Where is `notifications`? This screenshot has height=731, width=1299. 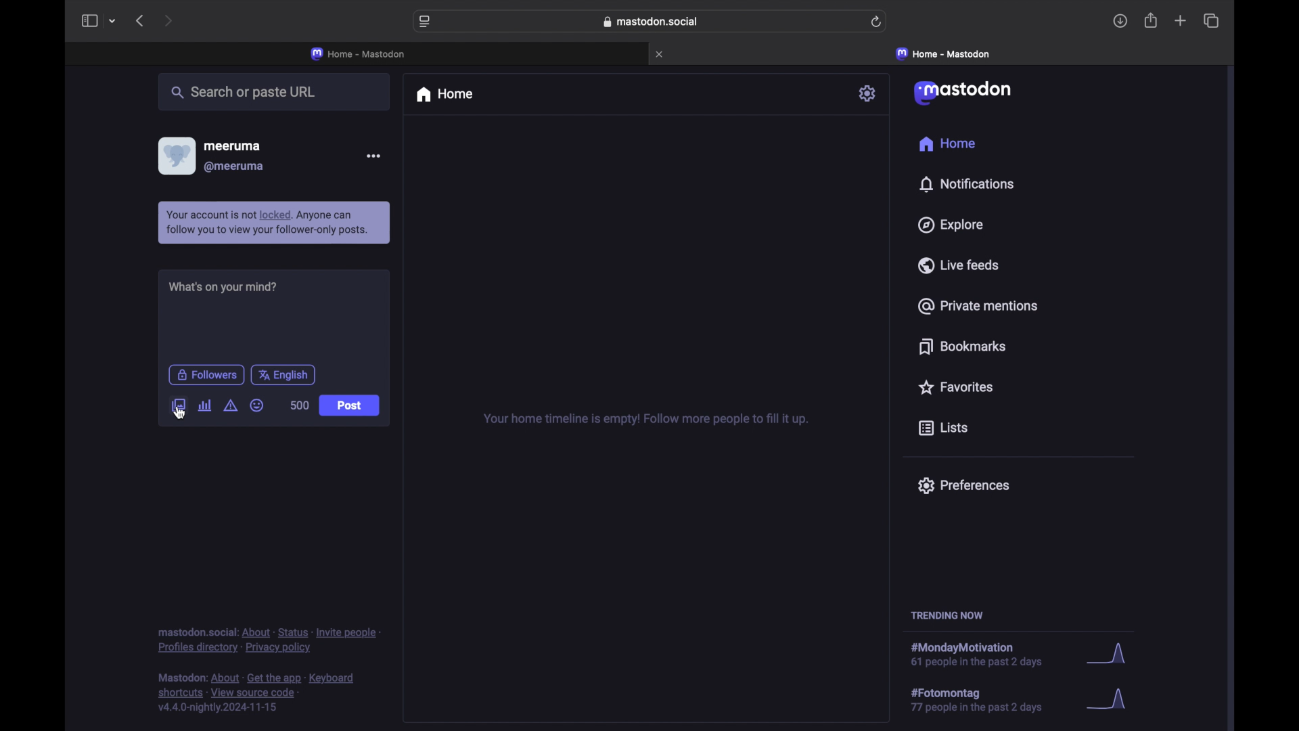
notifications is located at coordinates (966, 184).